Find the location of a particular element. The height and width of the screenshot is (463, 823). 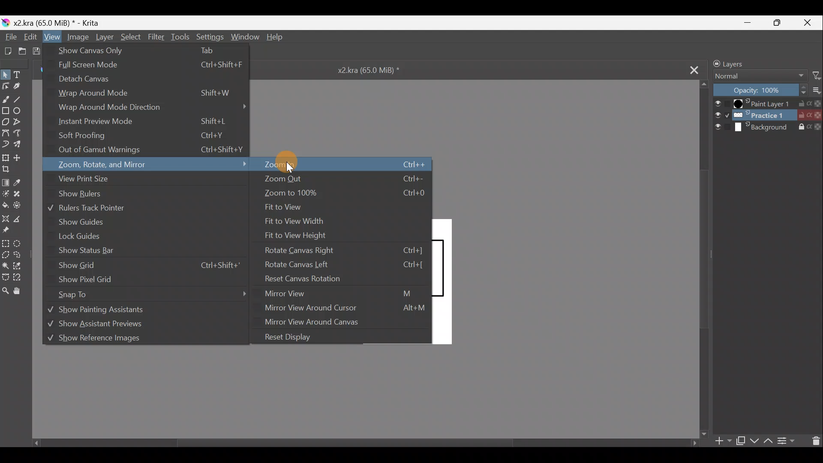

Show canvas only   Tab is located at coordinates (138, 51).